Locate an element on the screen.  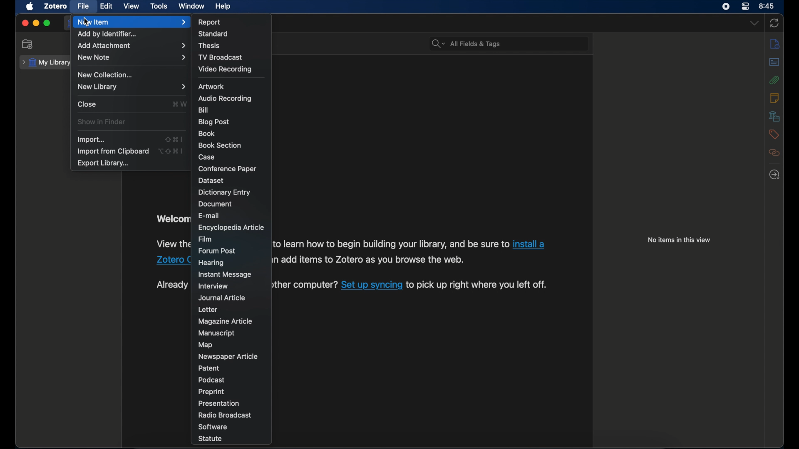
artwork is located at coordinates (211, 86).